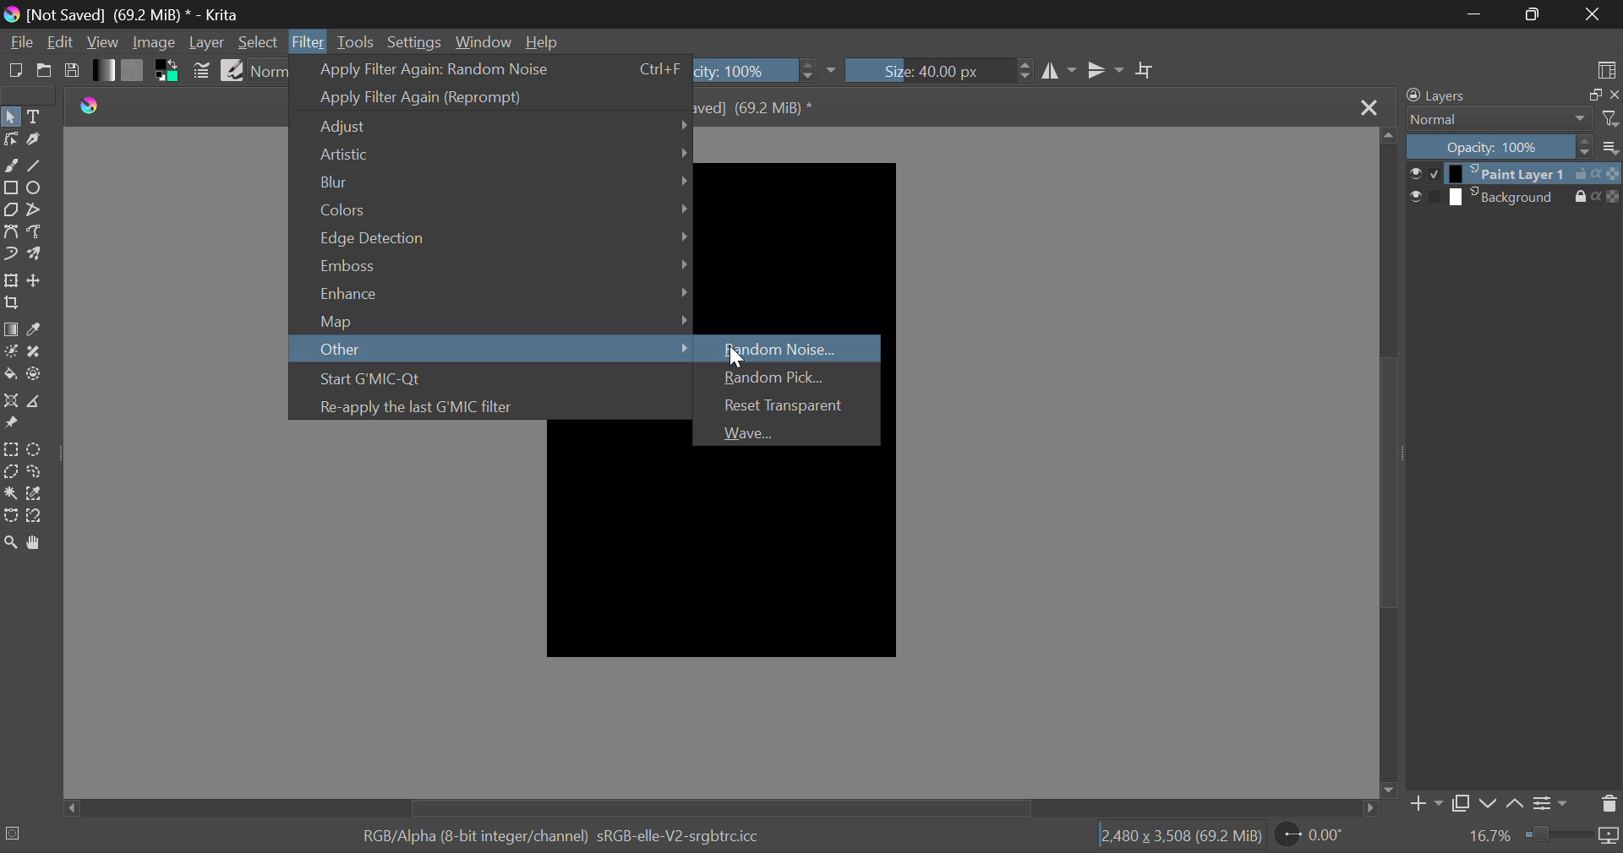 This screenshot has width=1623, height=853. Describe the element at coordinates (1313, 837) in the screenshot. I see `Page Rotation` at that location.